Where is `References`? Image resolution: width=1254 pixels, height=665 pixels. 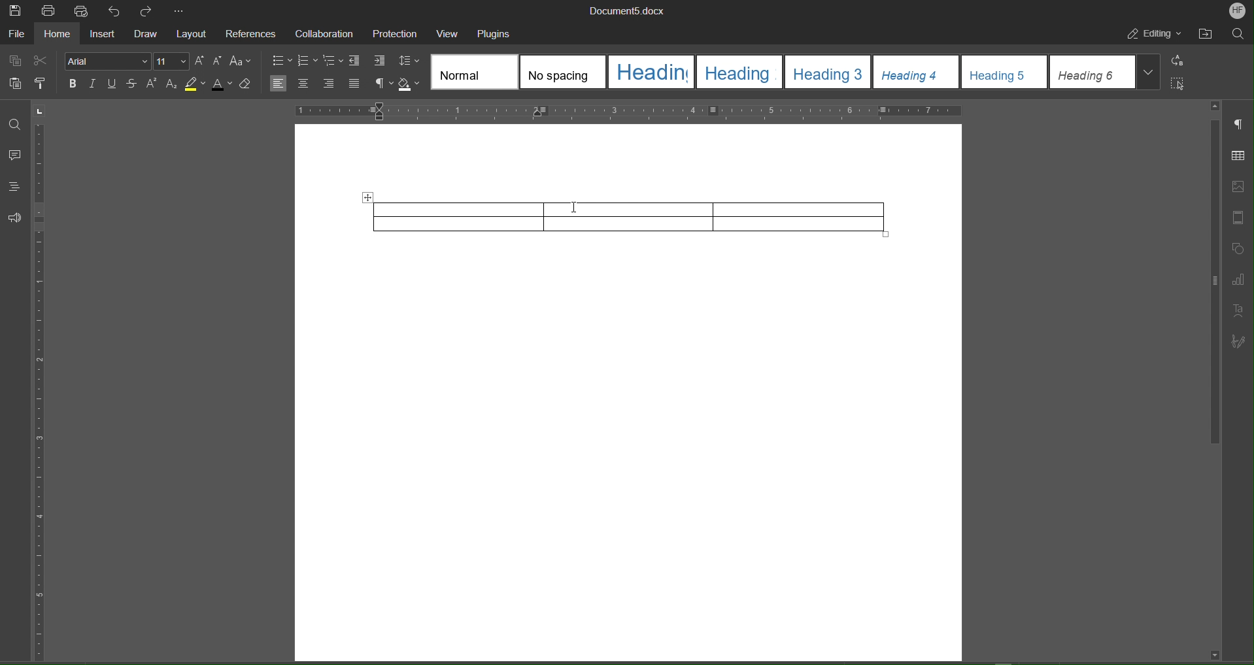 References is located at coordinates (251, 35).